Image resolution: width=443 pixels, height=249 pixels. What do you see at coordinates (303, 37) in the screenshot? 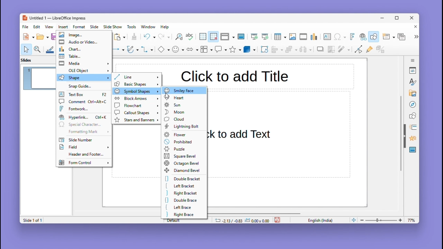
I see `Video` at bounding box center [303, 37].